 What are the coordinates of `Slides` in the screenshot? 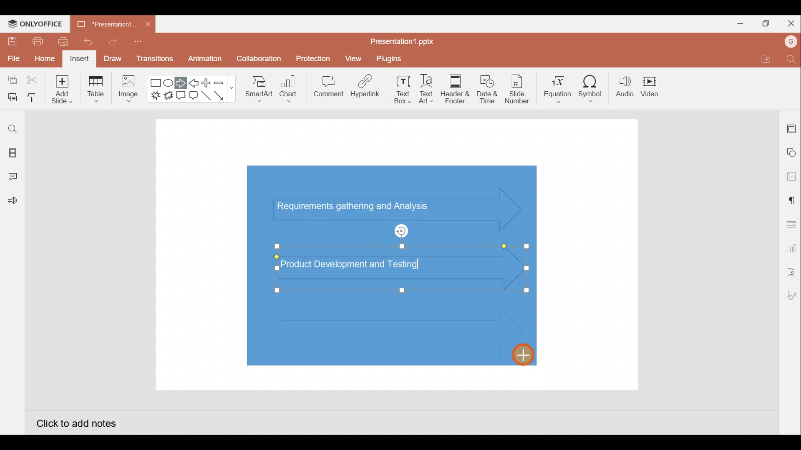 It's located at (12, 154).